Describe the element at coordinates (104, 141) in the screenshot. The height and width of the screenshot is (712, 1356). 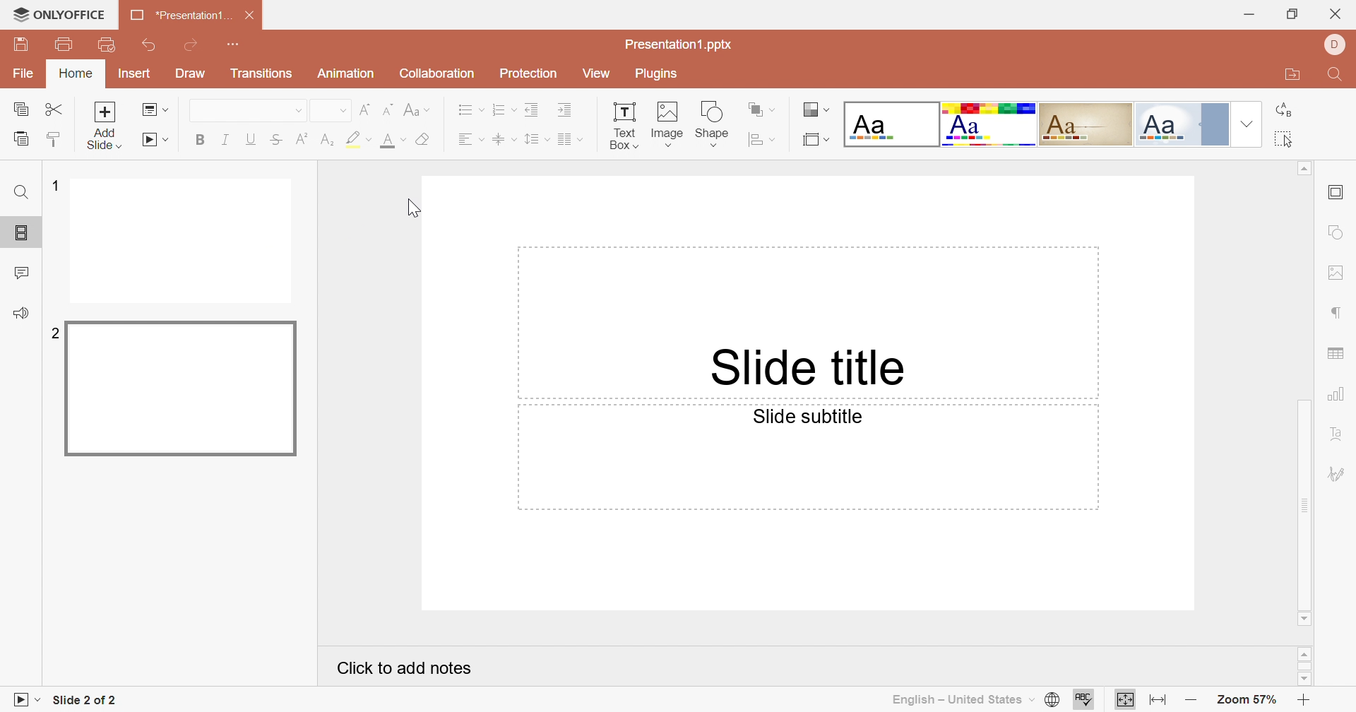
I see `add slide with theme` at that location.